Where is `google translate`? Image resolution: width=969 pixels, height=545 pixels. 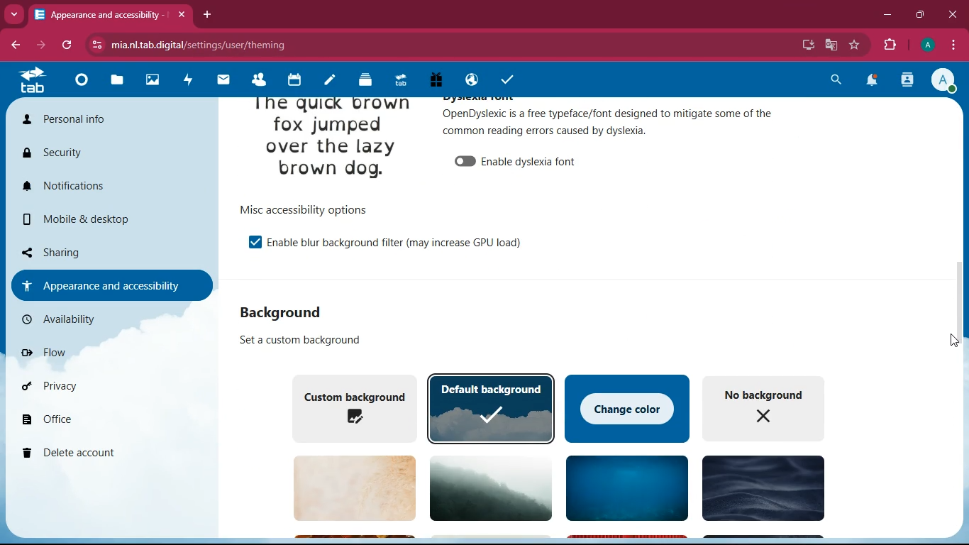 google translate is located at coordinates (830, 45).